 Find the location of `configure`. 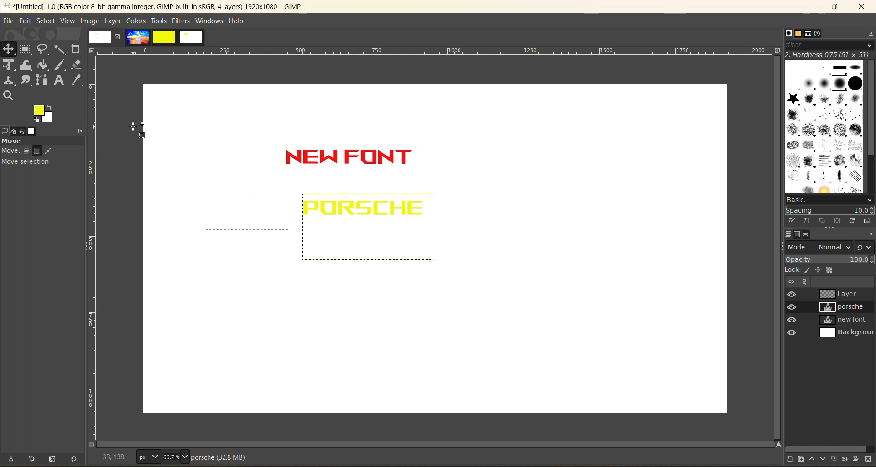

configure is located at coordinates (871, 33).